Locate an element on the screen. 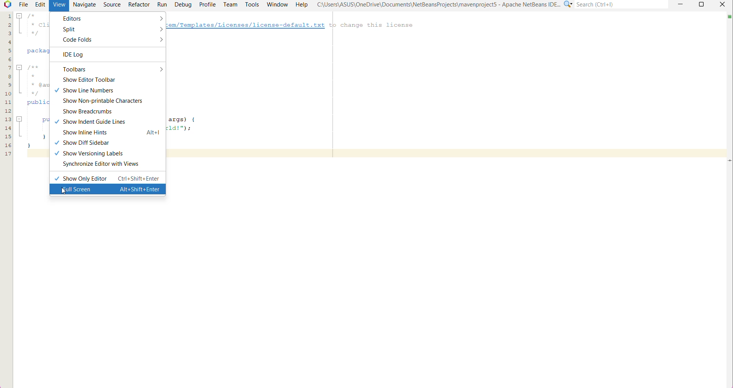  lines of code is located at coordinates (6, 87).